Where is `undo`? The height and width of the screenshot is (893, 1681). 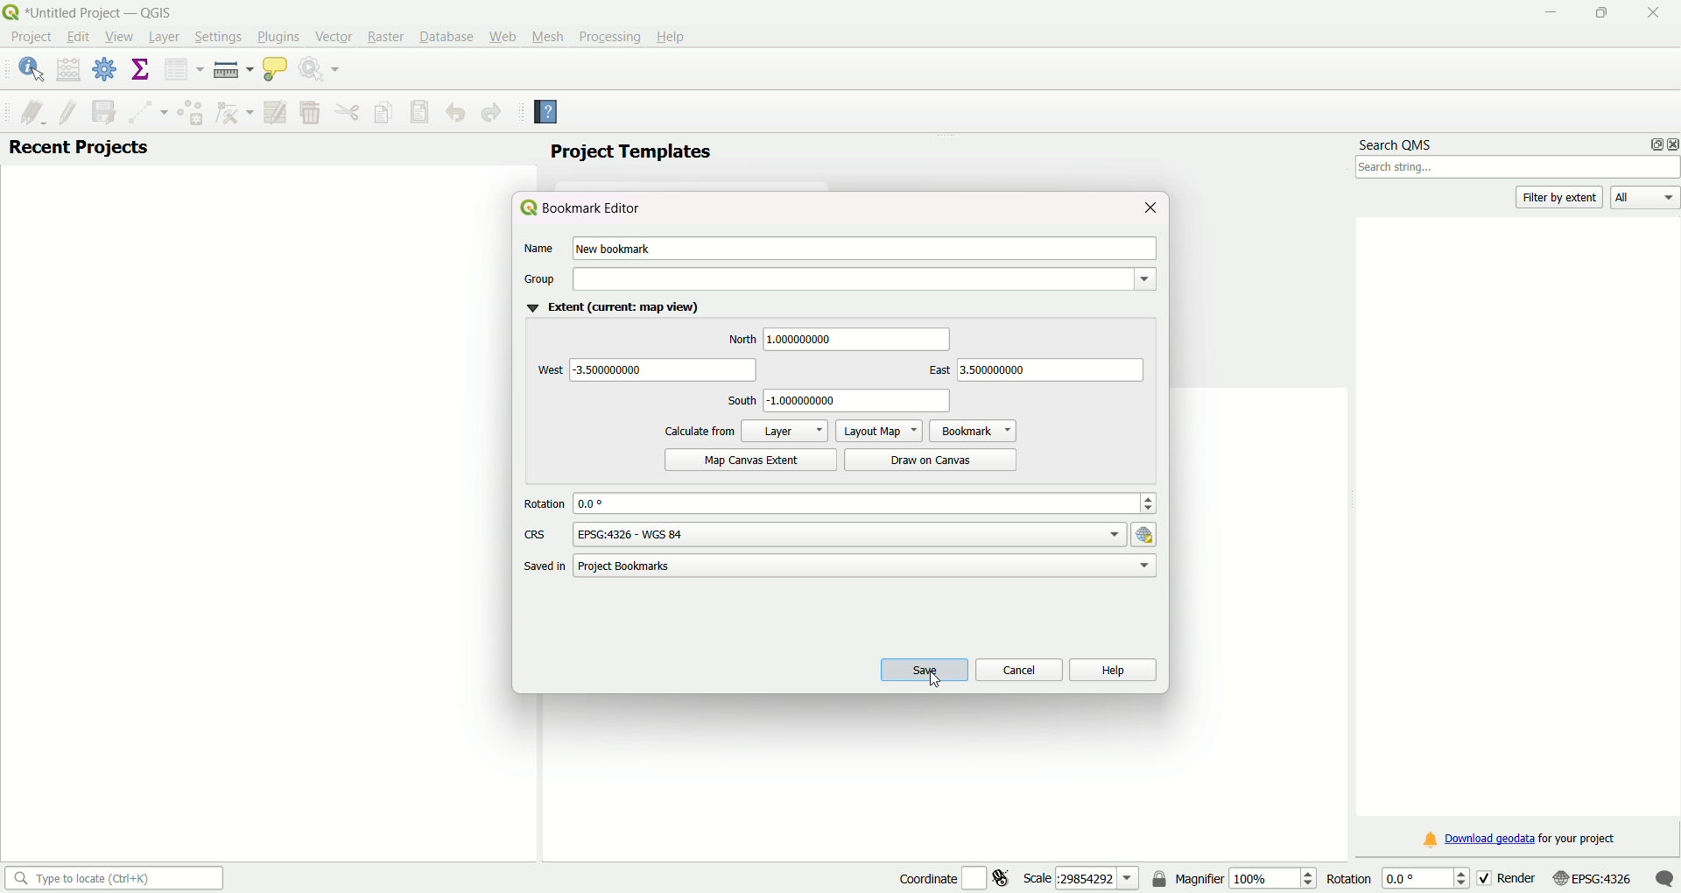 undo is located at coordinates (455, 114).